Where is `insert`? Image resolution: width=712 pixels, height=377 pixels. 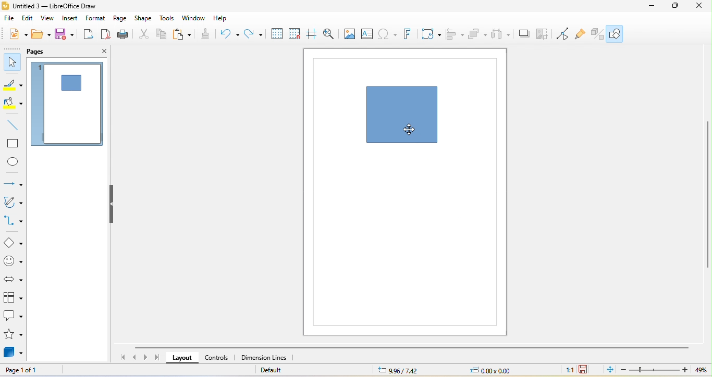
insert is located at coordinates (73, 20).